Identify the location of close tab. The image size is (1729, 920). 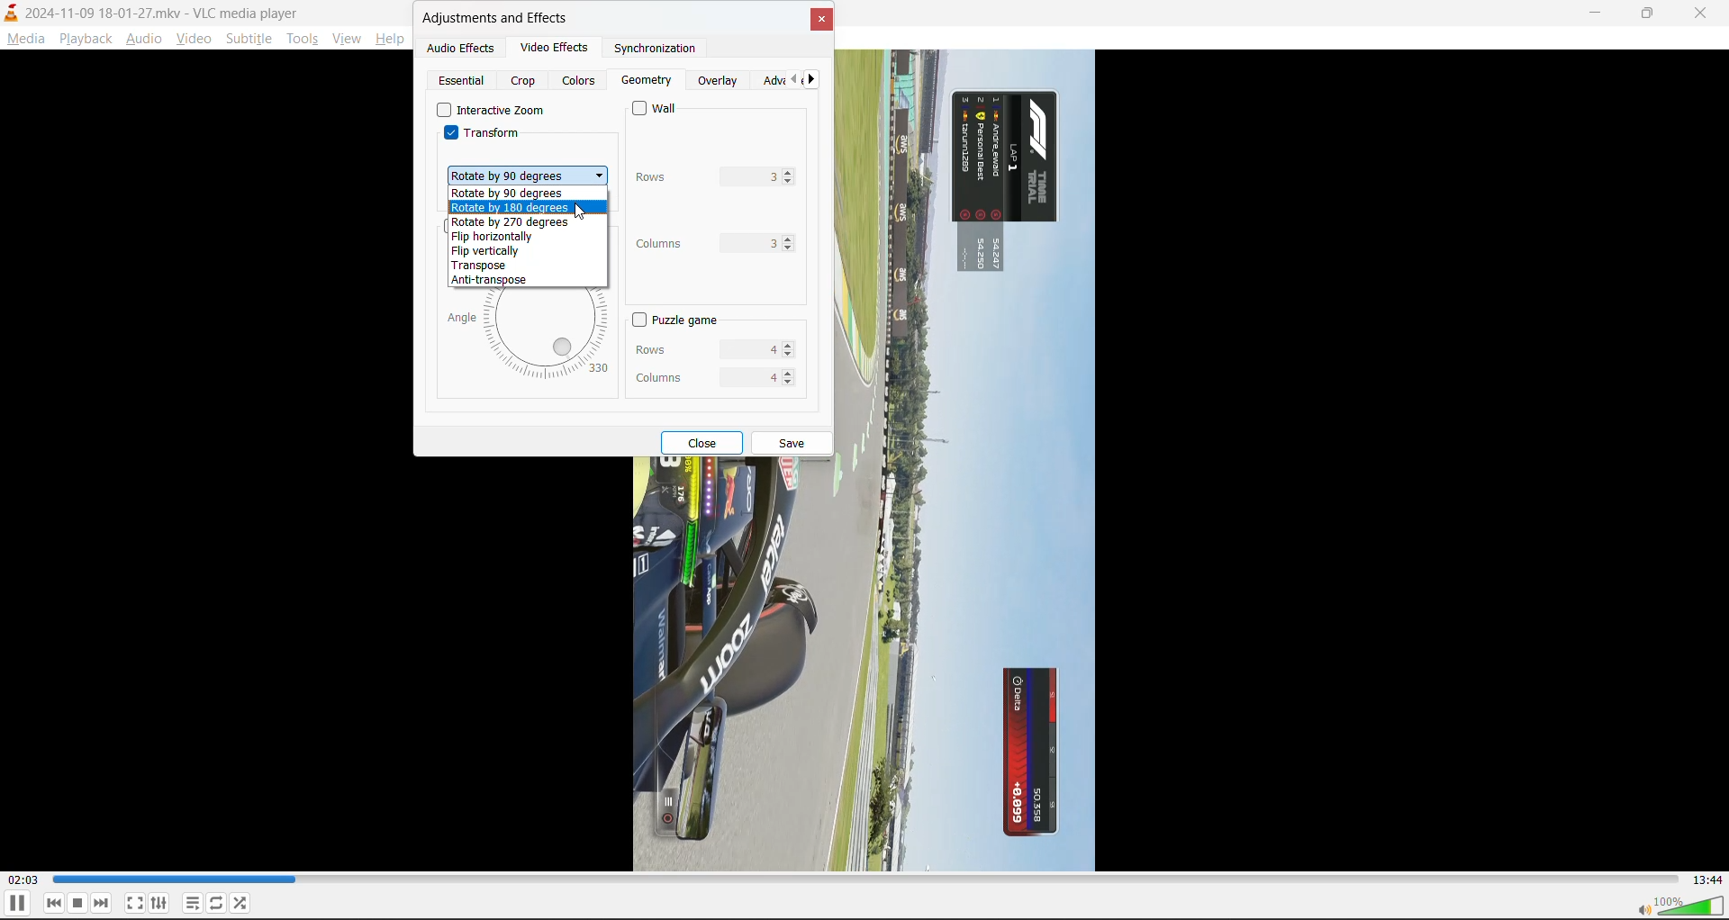
(821, 24).